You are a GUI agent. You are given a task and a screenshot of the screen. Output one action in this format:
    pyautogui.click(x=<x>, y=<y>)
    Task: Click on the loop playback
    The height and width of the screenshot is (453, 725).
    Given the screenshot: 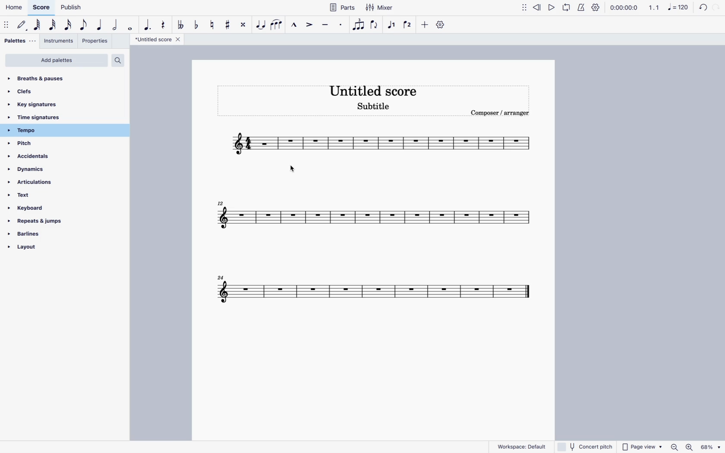 What is the action you would take?
    pyautogui.click(x=566, y=7)
    